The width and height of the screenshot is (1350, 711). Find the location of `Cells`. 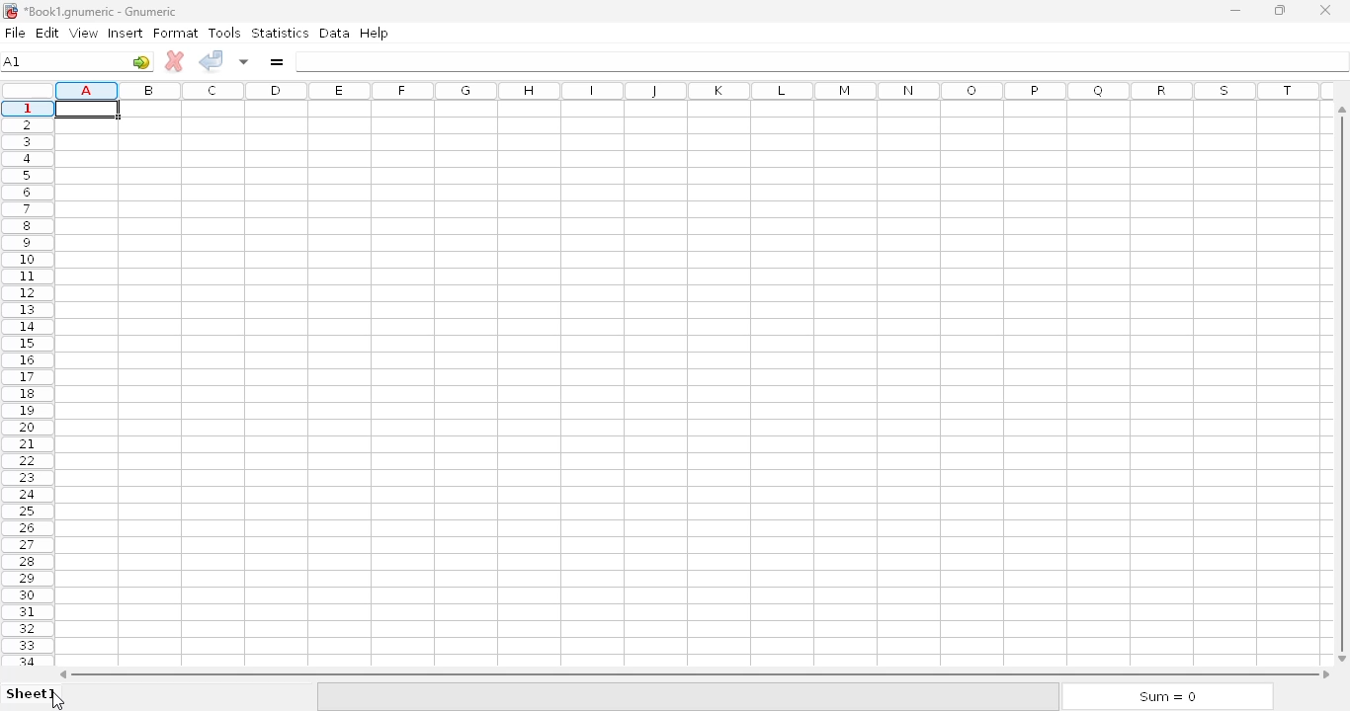

Cells is located at coordinates (688, 386).